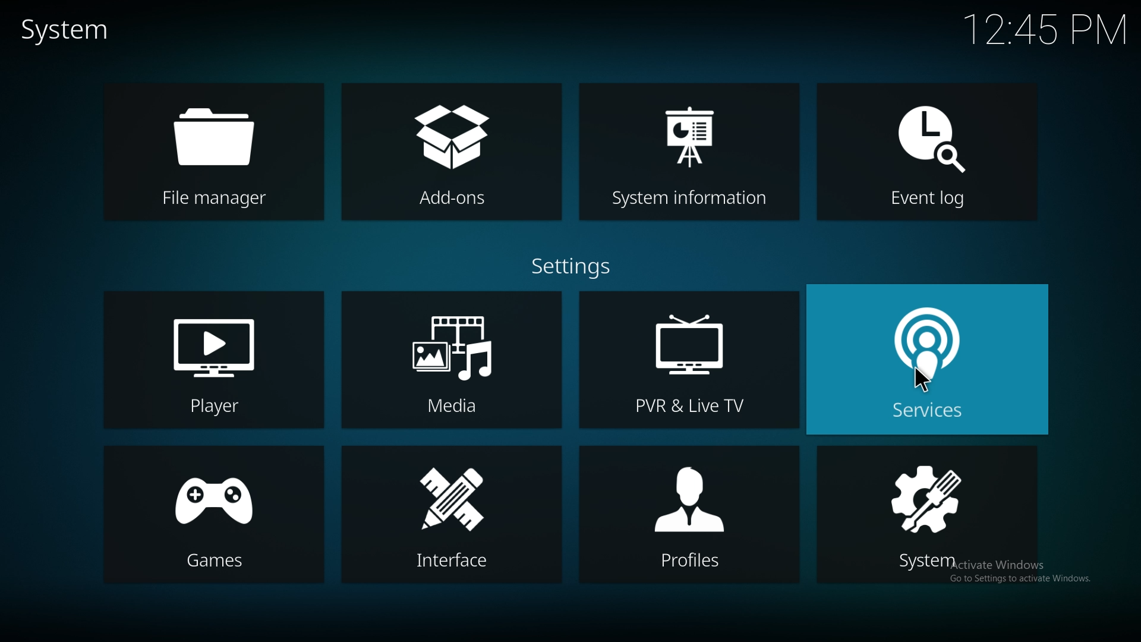 The height and width of the screenshot is (642, 1141). I want to click on interface, so click(450, 515).